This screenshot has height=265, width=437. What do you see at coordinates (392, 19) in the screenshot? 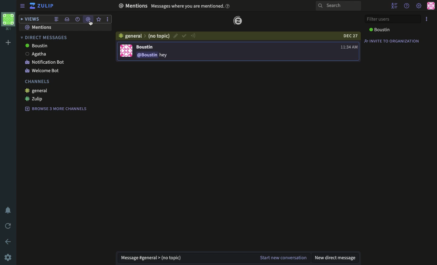
I see `filter users` at bounding box center [392, 19].